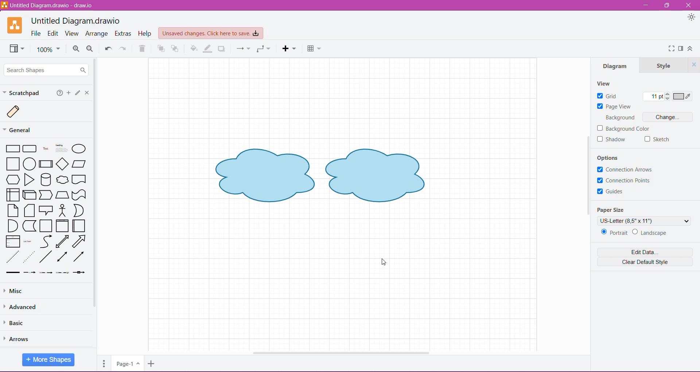  I want to click on Sketch, so click(657, 139).